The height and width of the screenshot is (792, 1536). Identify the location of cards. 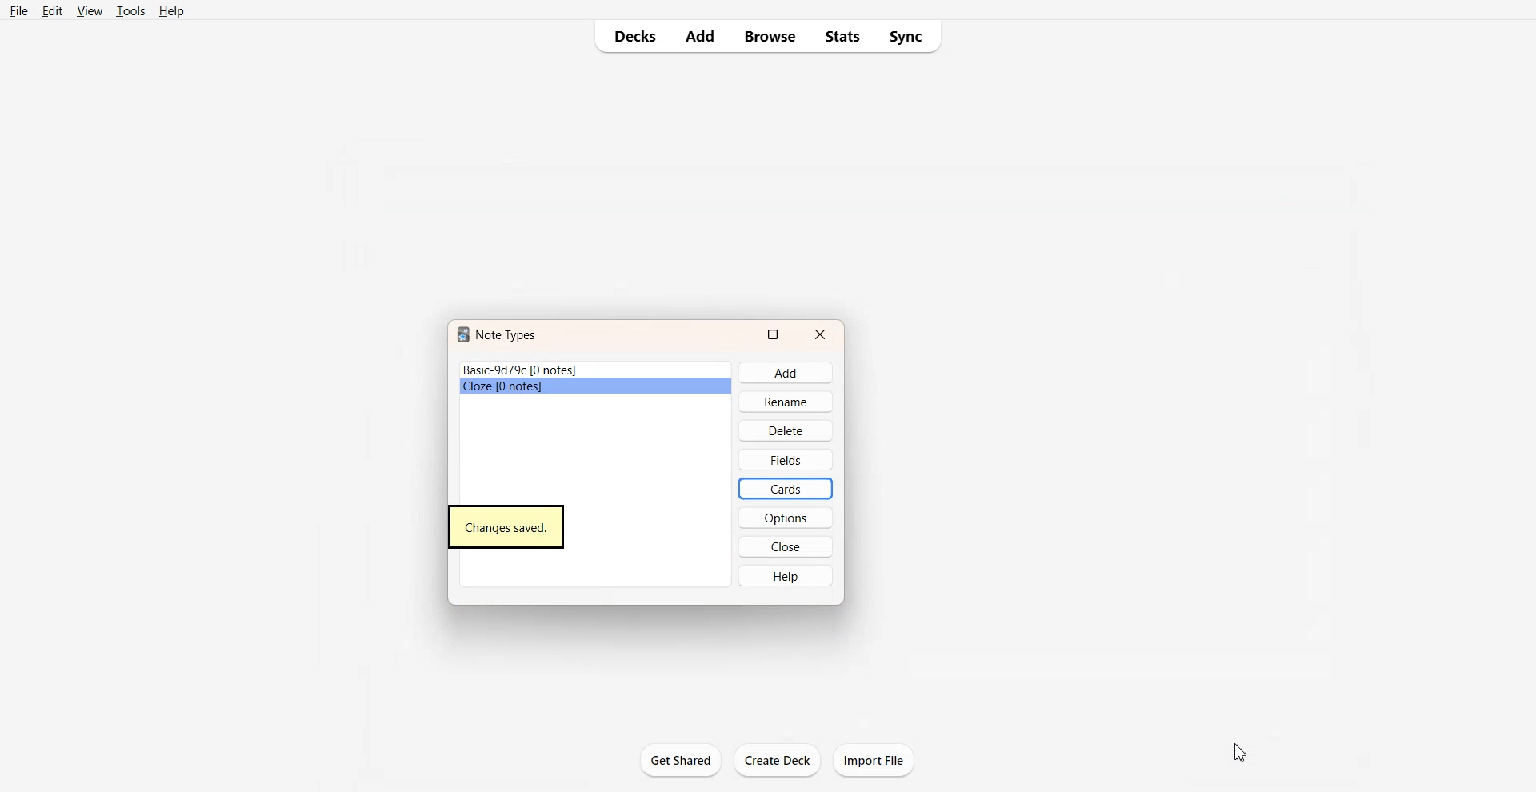
(790, 487).